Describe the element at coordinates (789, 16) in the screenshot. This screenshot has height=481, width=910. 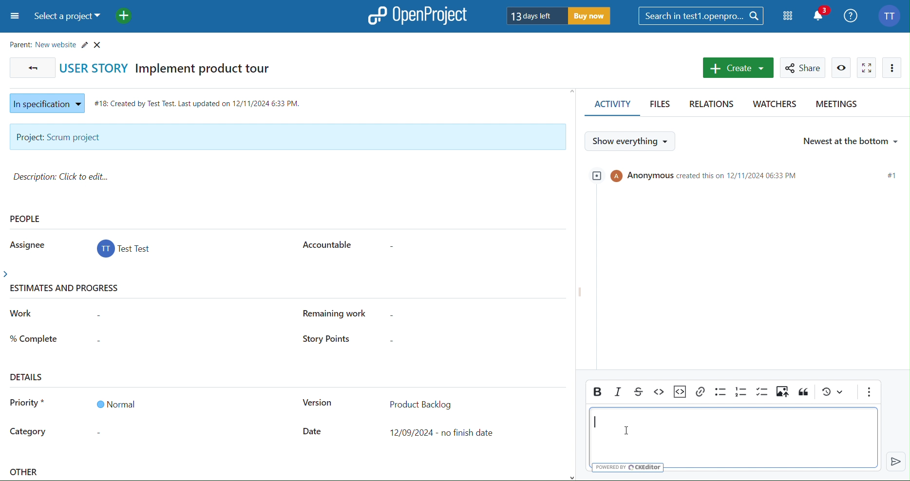
I see `Modules` at that location.